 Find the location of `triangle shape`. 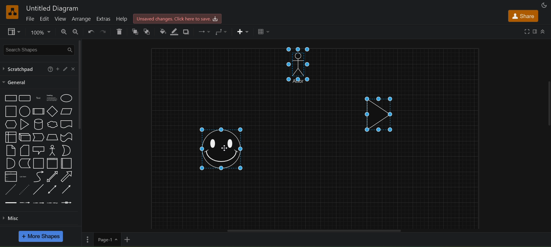

triangle shape is located at coordinates (381, 112).